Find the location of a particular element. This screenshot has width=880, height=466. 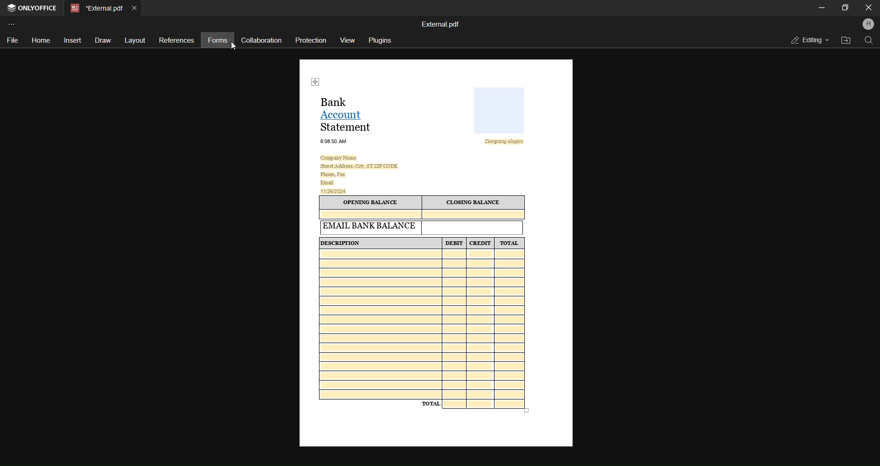

file is located at coordinates (14, 39).